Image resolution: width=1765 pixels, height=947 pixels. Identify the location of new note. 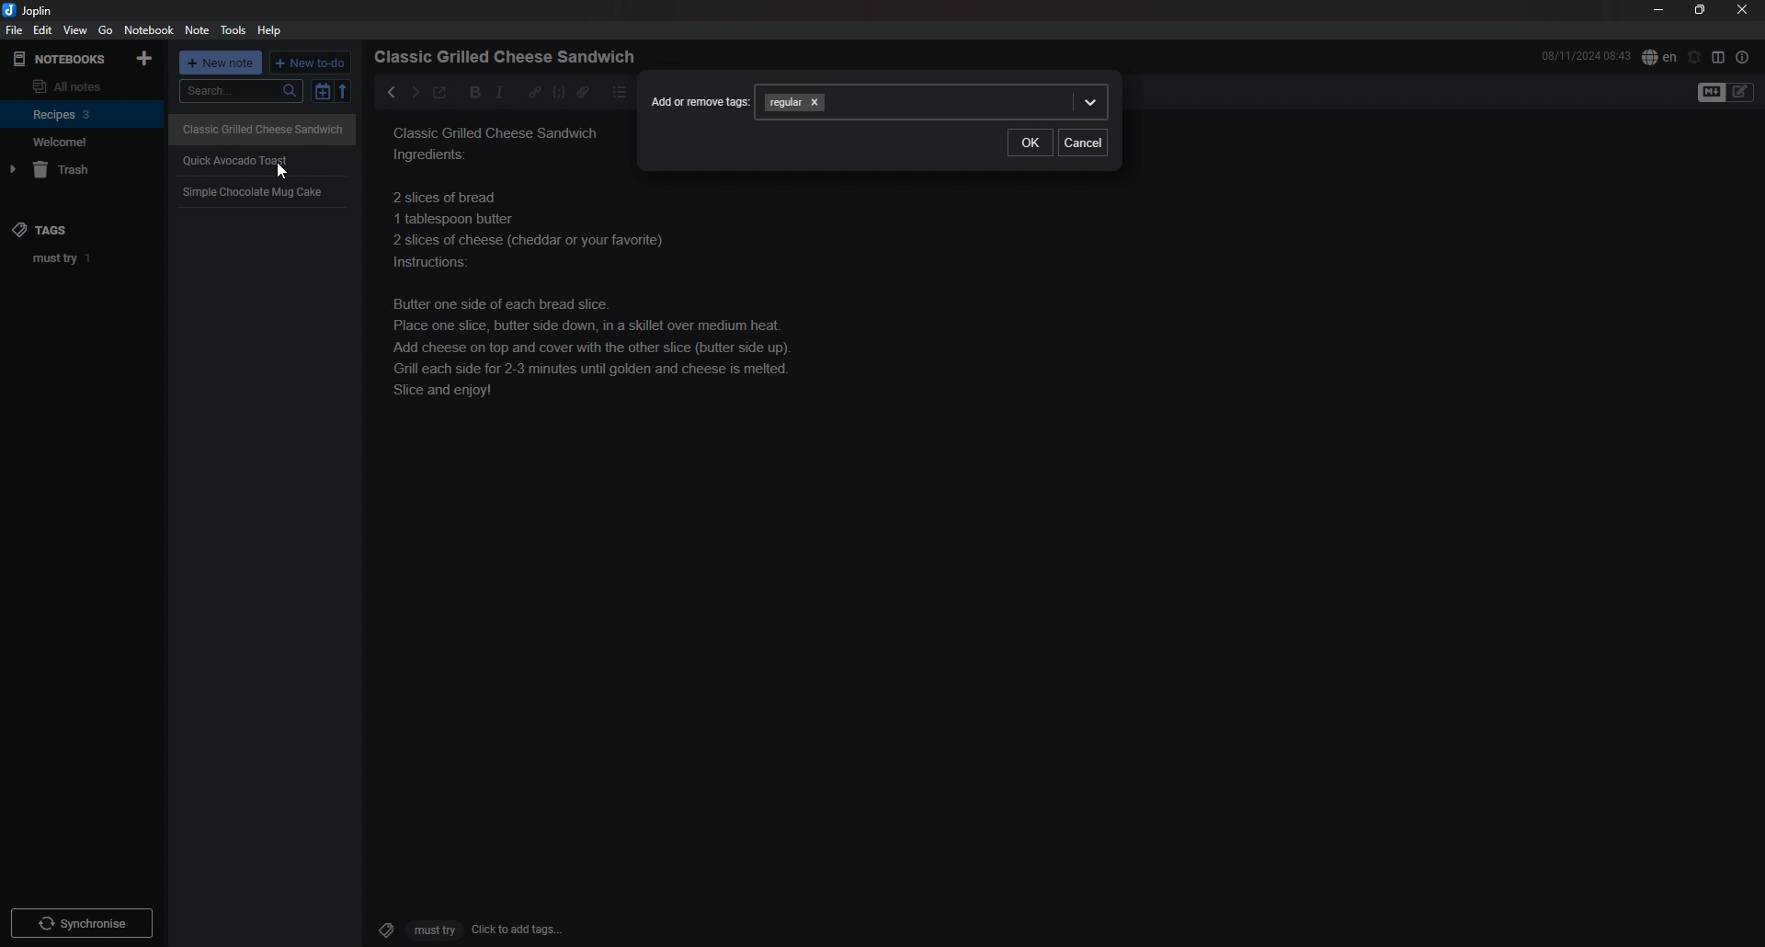
(222, 64).